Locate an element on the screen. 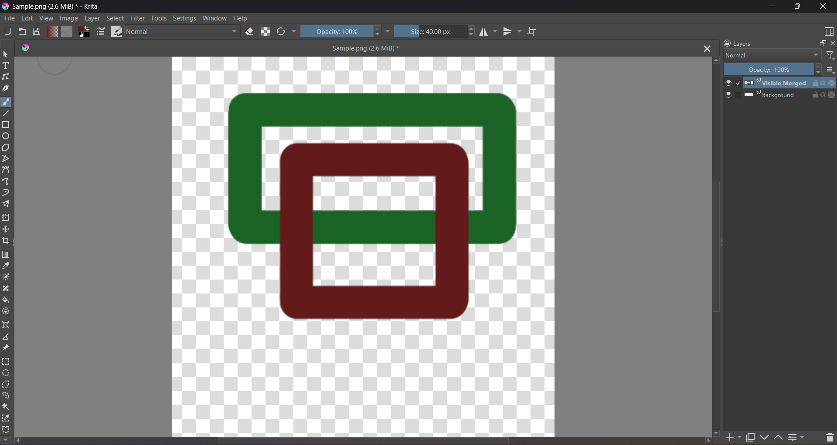  Scroll up is located at coordinates (715, 60).